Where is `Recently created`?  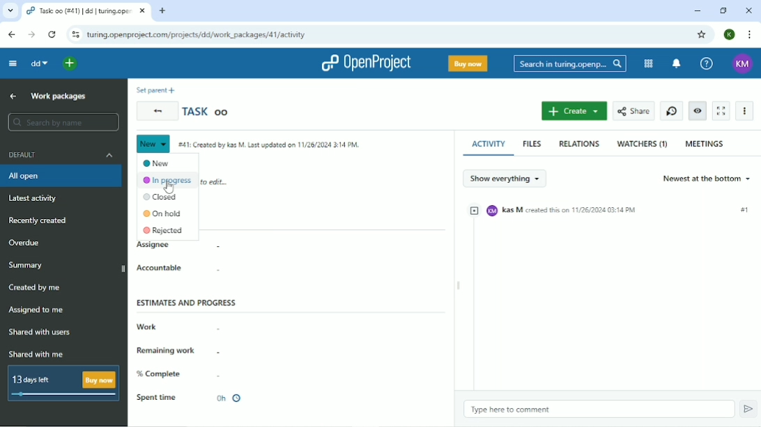 Recently created is located at coordinates (42, 221).